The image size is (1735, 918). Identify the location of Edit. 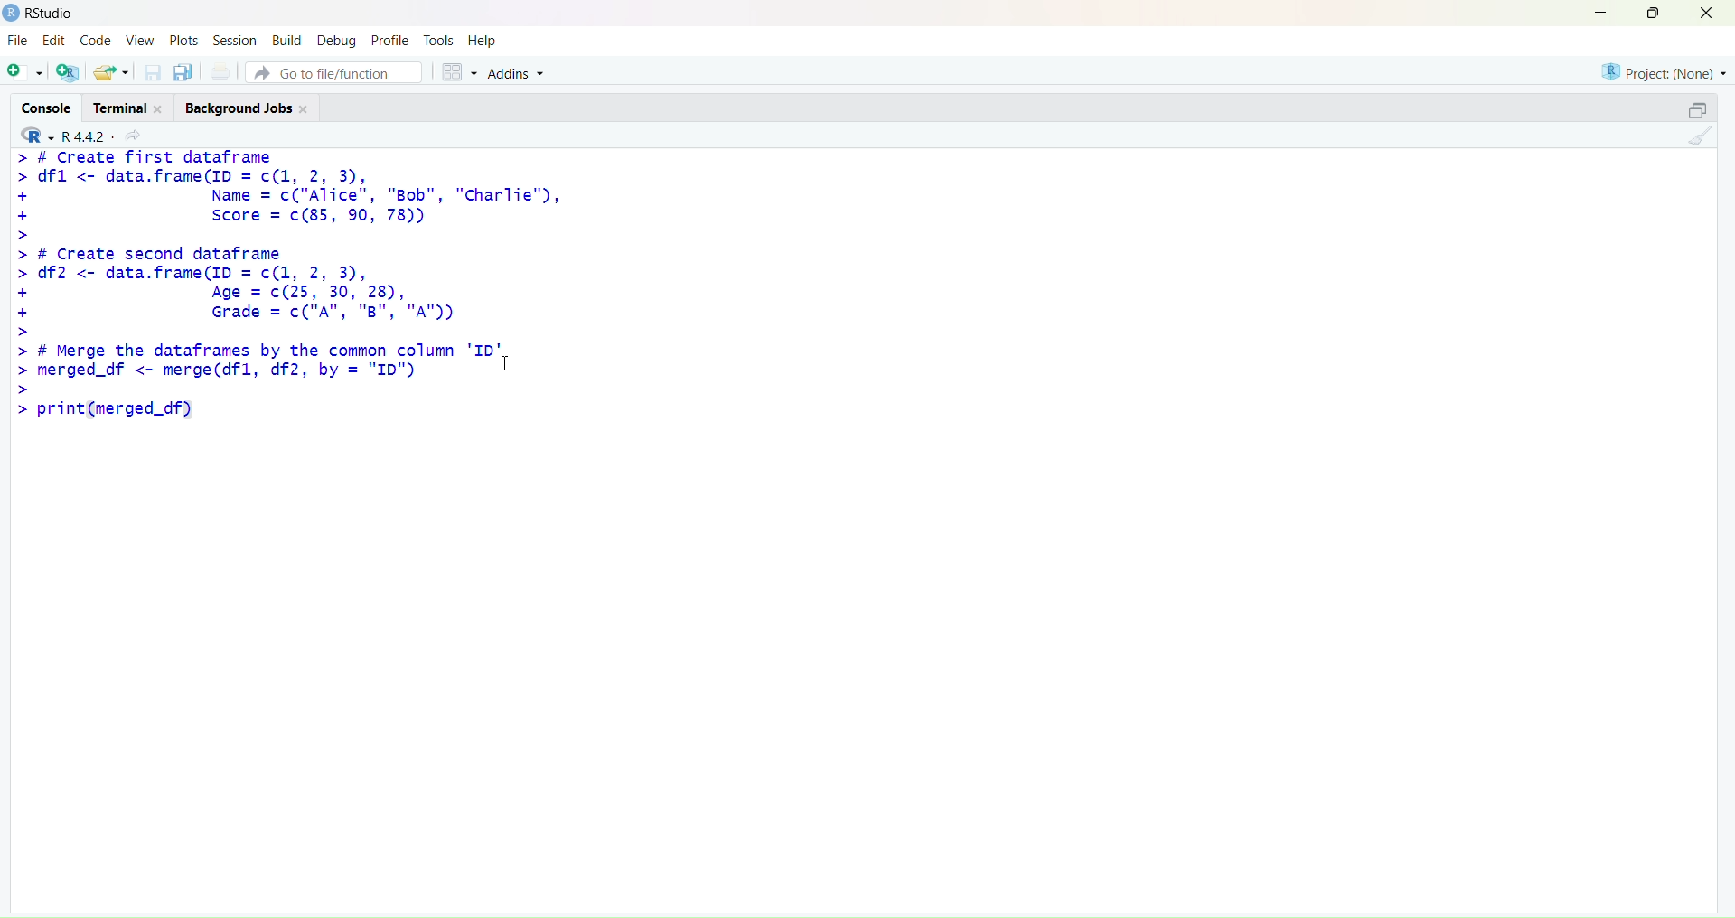
(54, 40).